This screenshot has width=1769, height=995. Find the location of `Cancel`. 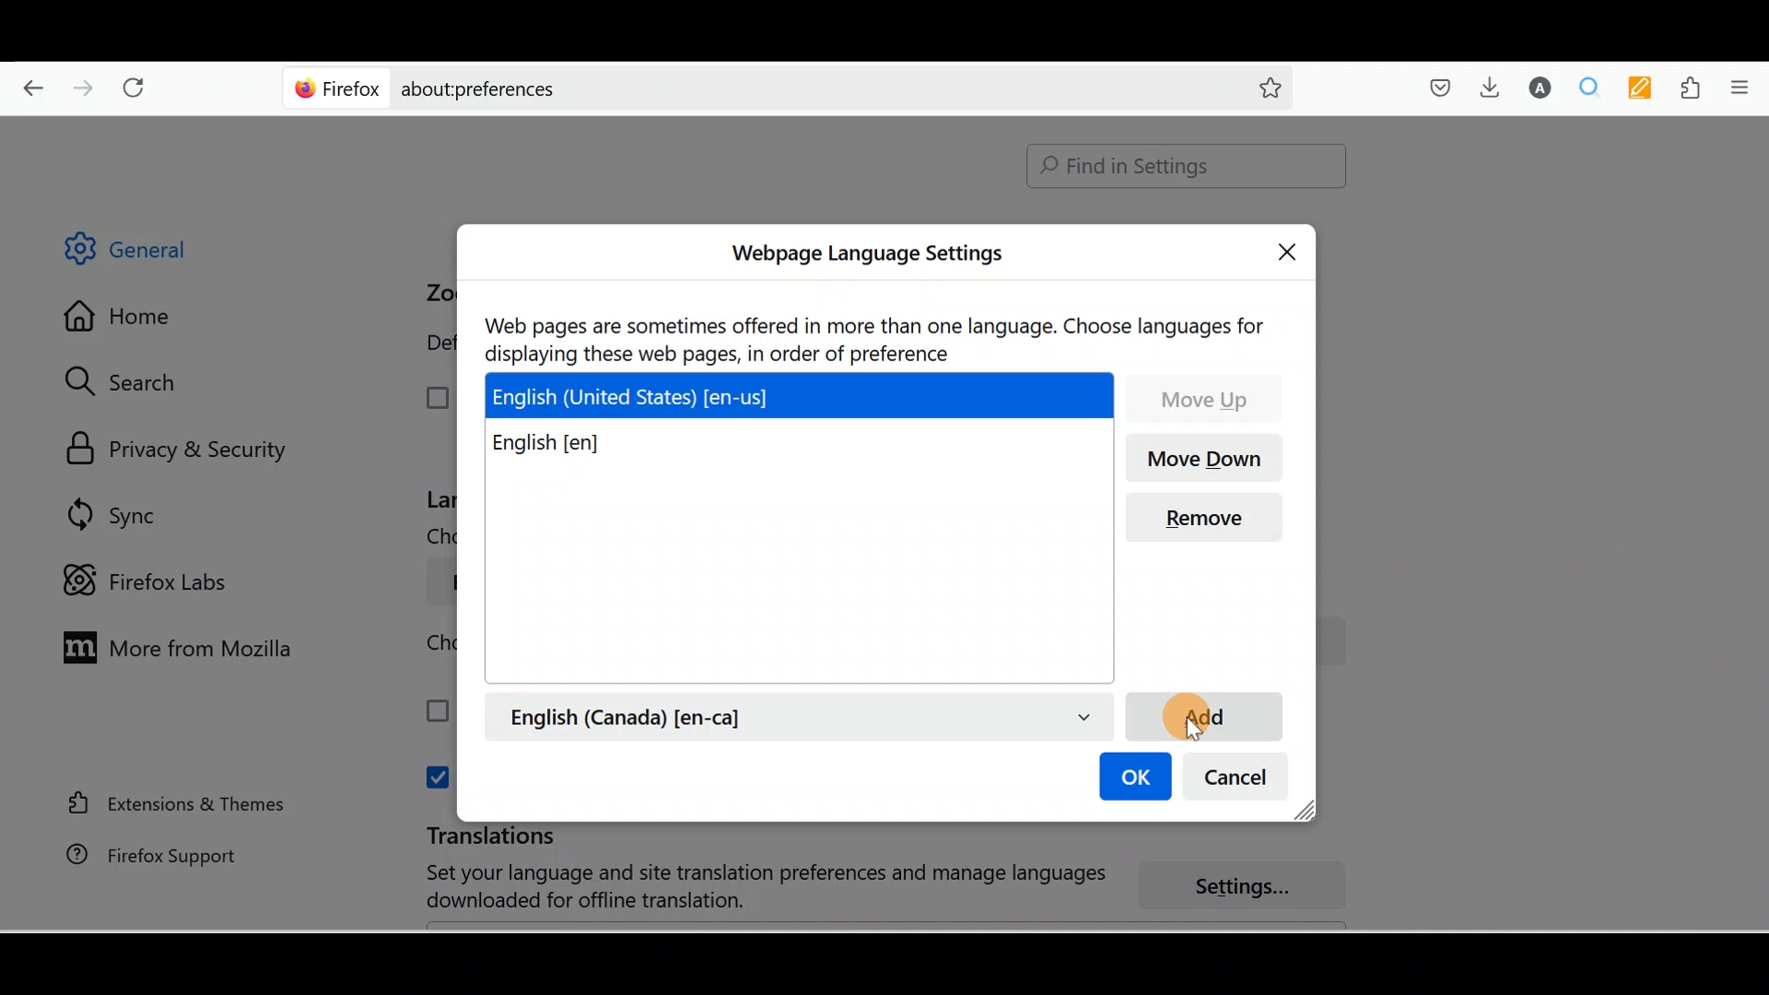

Cancel is located at coordinates (1241, 781).